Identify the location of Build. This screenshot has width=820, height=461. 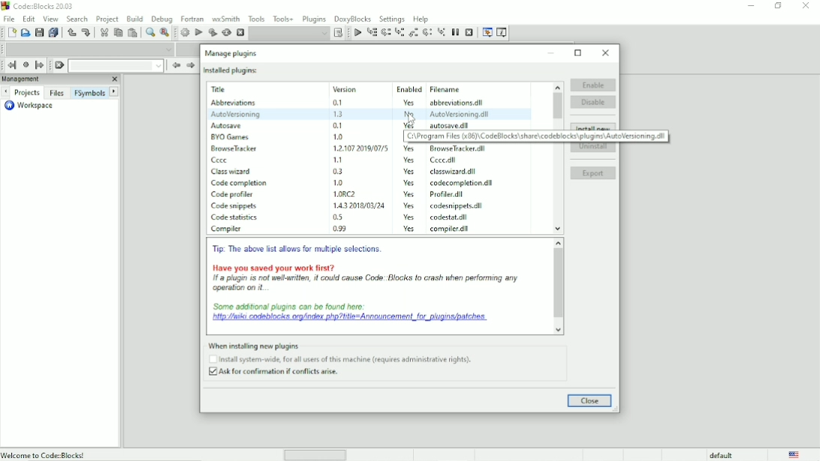
(134, 19).